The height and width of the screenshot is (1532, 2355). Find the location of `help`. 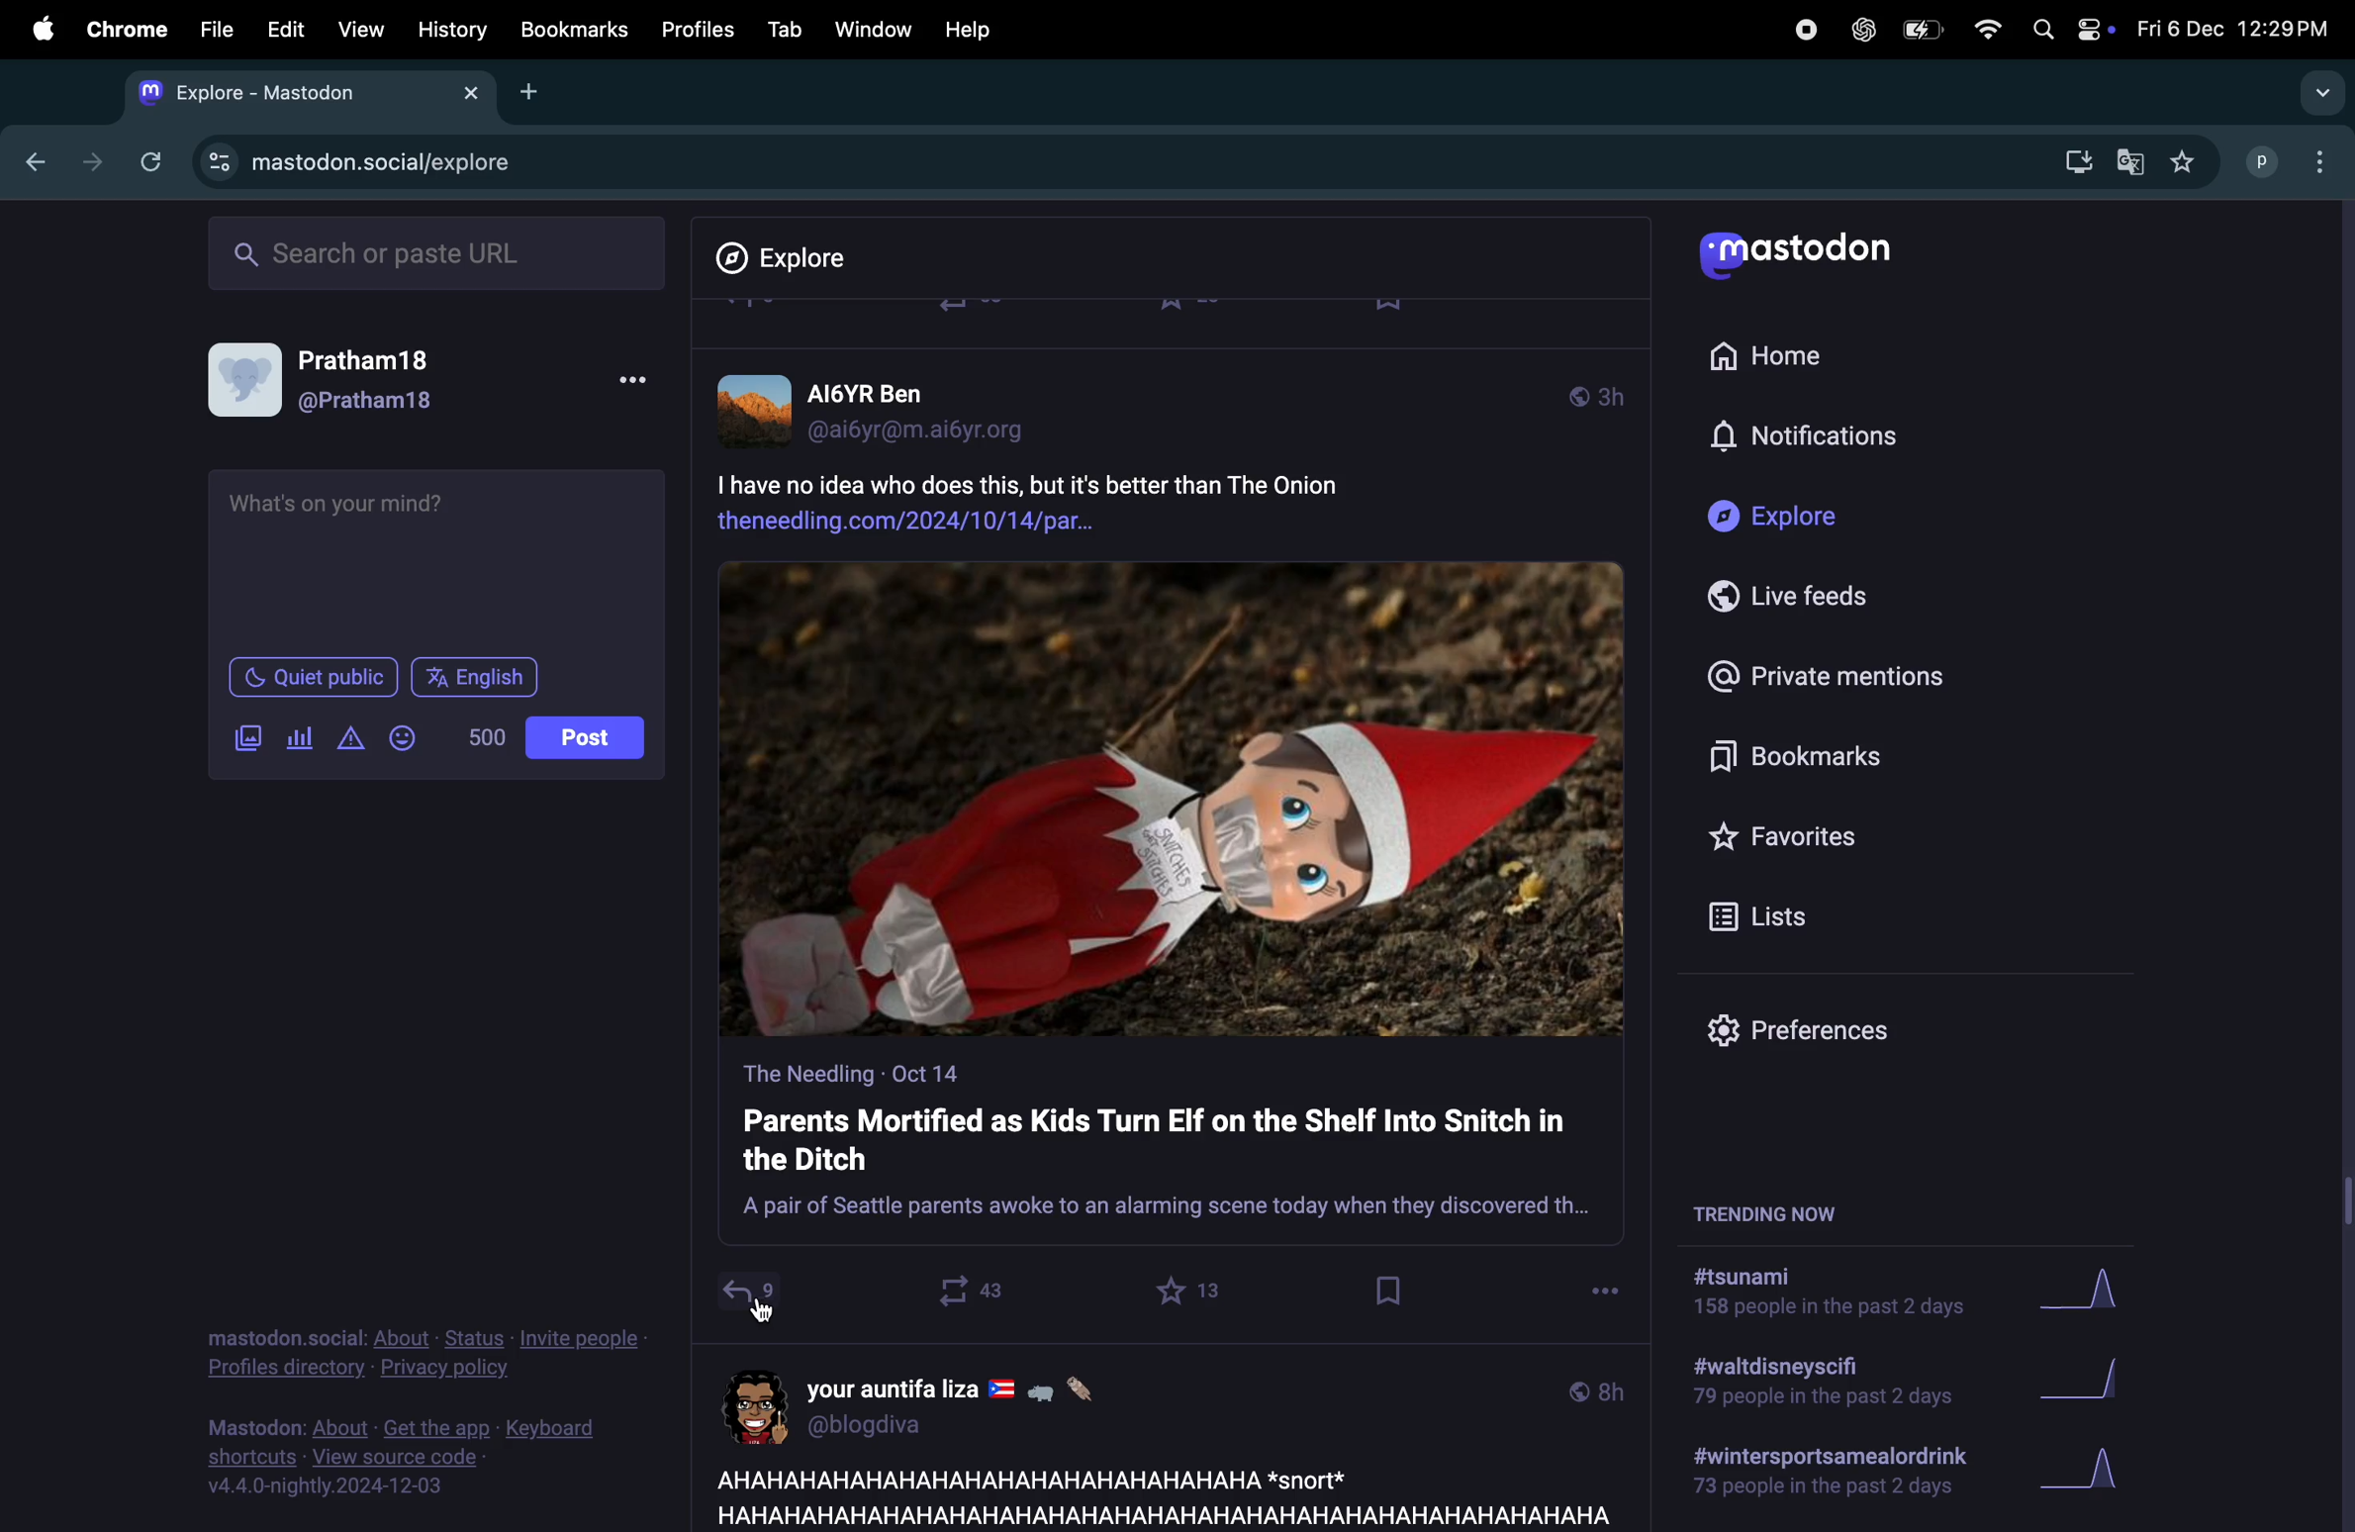

help is located at coordinates (969, 30).